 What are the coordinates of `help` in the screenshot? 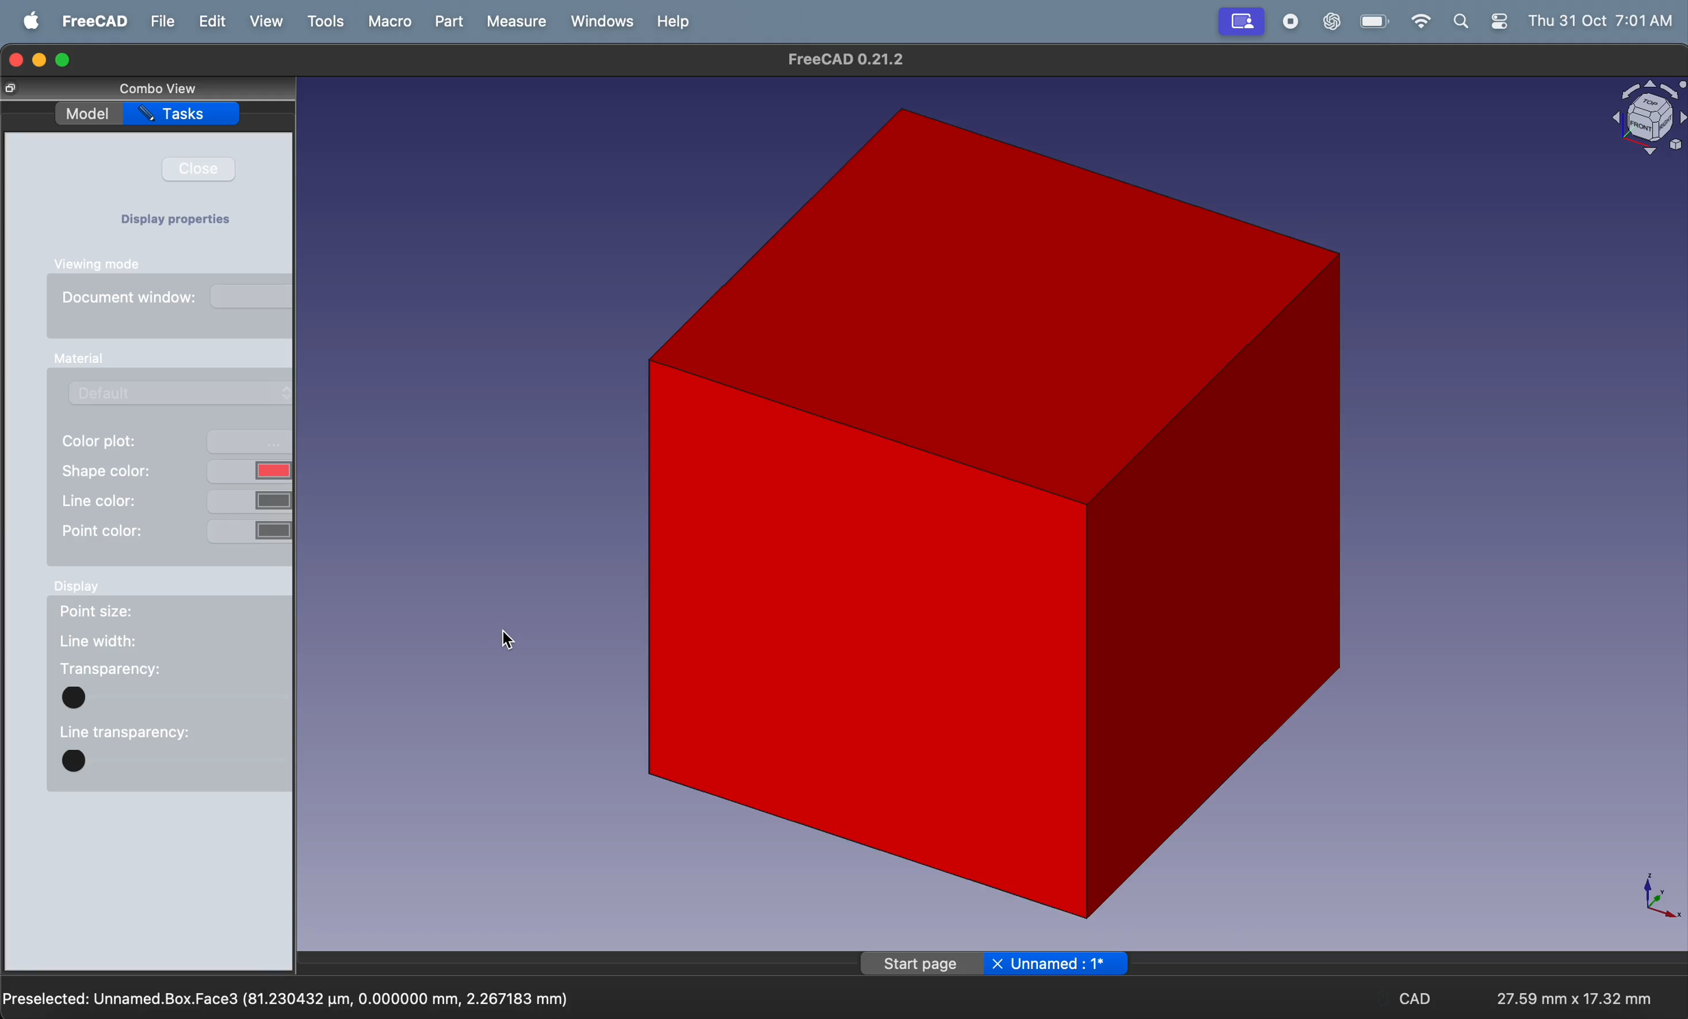 It's located at (673, 21).